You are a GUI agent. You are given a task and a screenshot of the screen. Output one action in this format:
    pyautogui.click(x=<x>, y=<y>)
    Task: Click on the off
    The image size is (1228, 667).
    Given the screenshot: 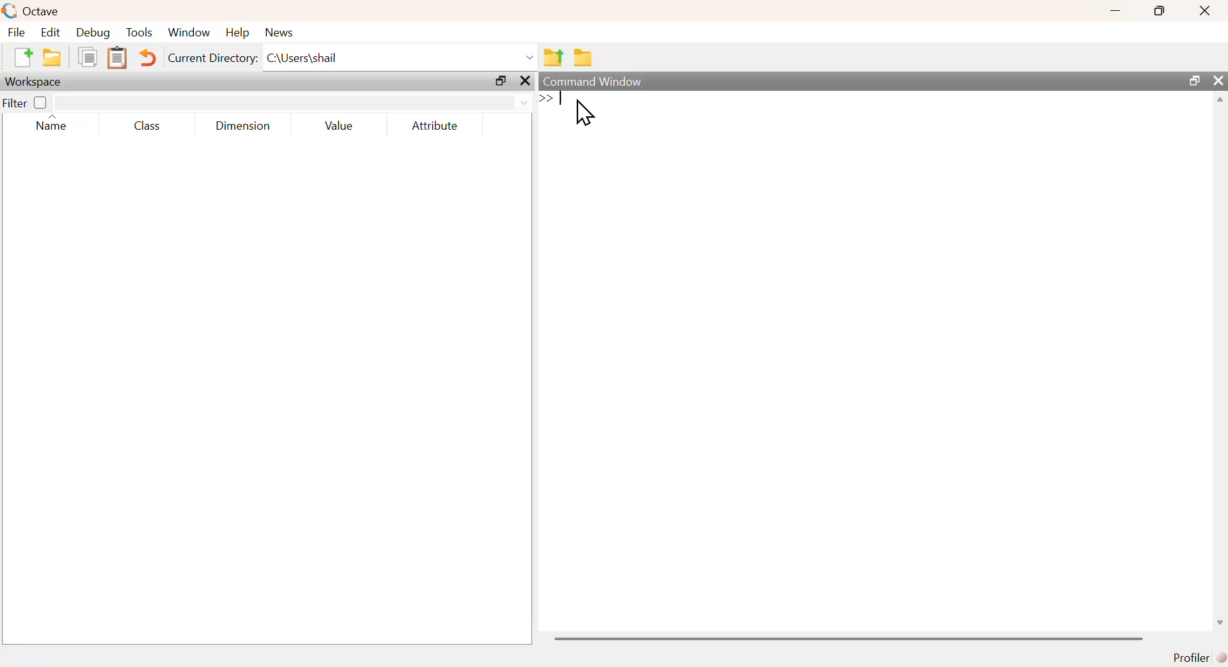 What is the action you would take?
    pyautogui.click(x=40, y=103)
    